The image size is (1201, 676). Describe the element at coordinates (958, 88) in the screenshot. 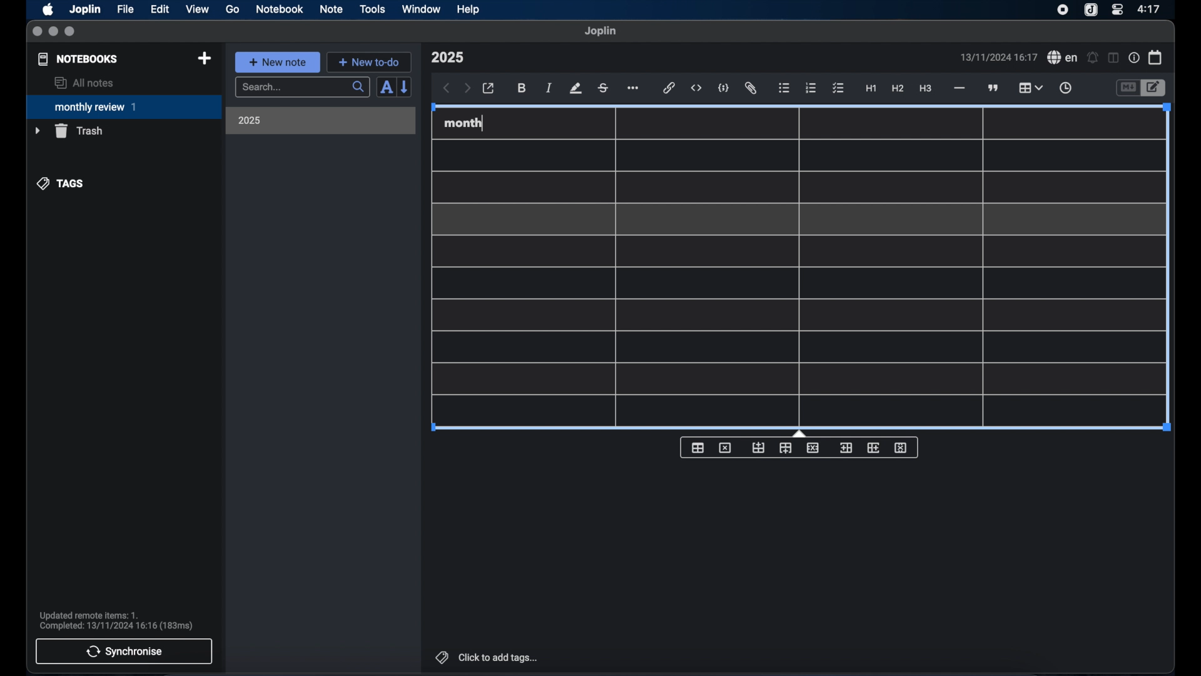

I see `horizontal rule` at that location.